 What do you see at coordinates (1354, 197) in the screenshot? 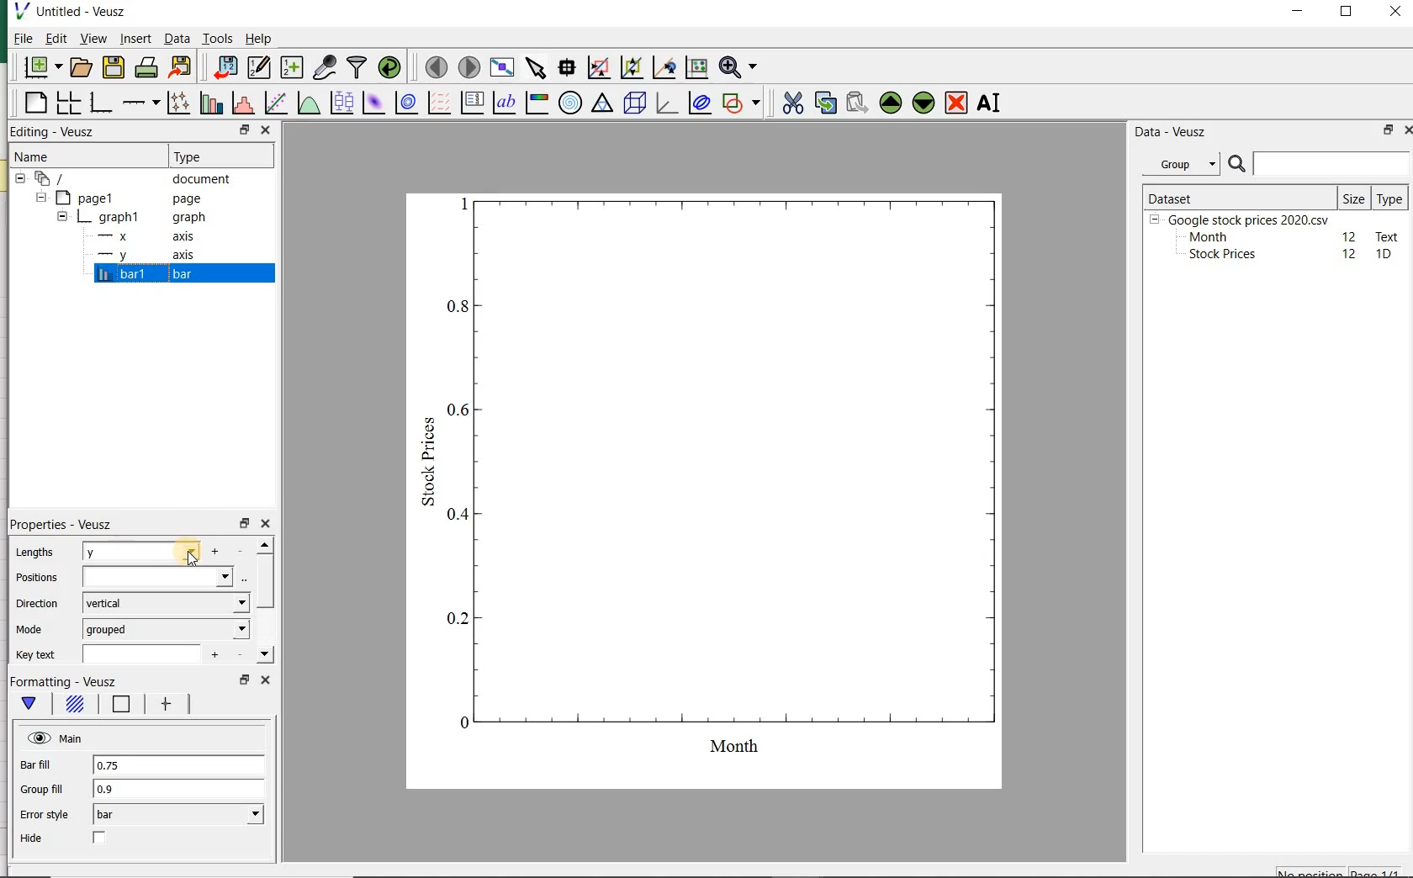
I see `Size` at bounding box center [1354, 197].